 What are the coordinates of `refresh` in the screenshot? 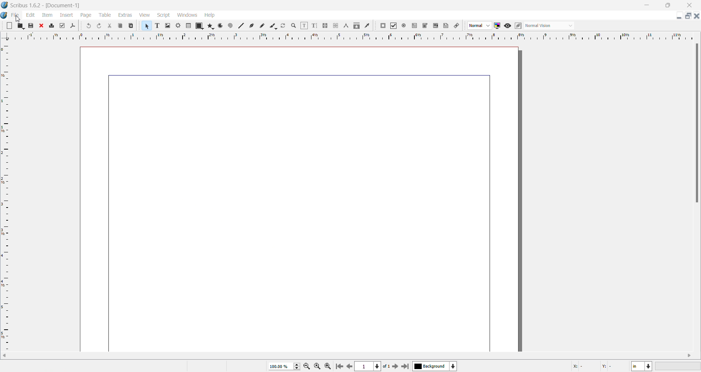 It's located at (283, 26).